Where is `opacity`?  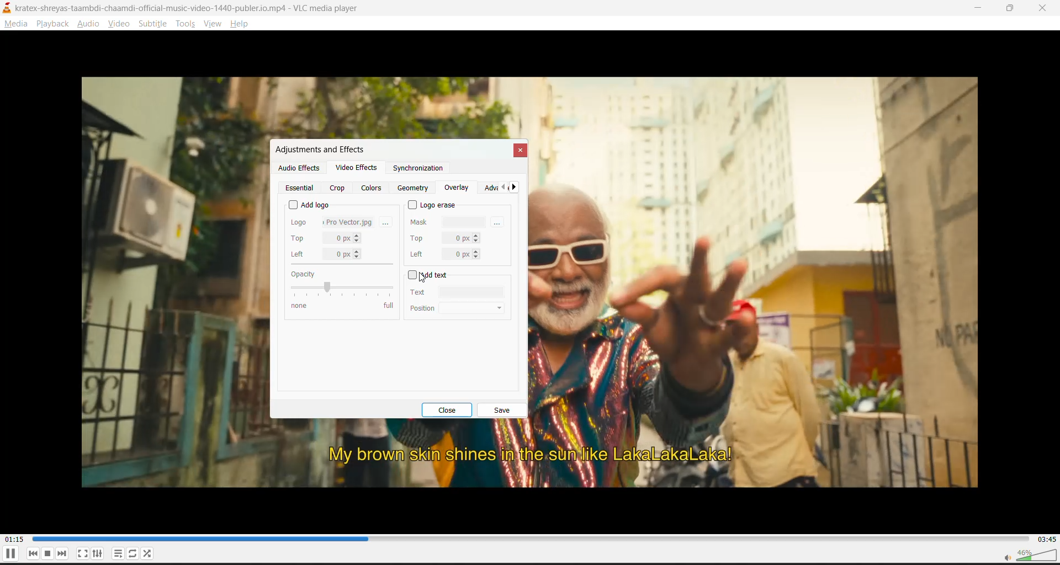 opacity is located at coordinates (341, 289).